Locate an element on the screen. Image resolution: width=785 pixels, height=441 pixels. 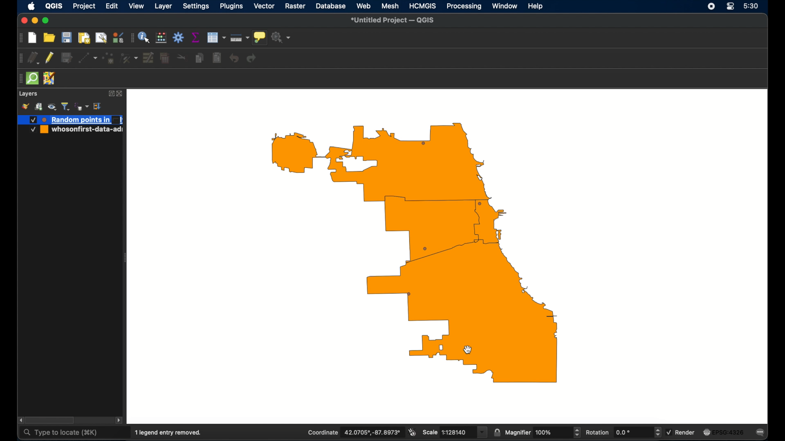
raster is located at coordinates (295, 6).